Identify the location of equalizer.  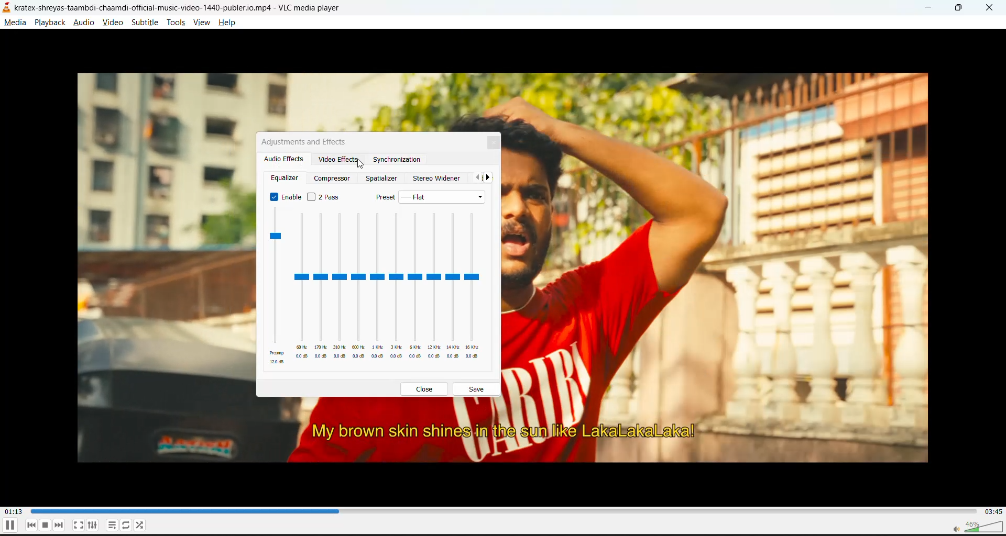
(285, 179).